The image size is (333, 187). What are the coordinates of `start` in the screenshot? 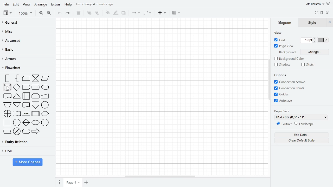 It's located at (35, 123).